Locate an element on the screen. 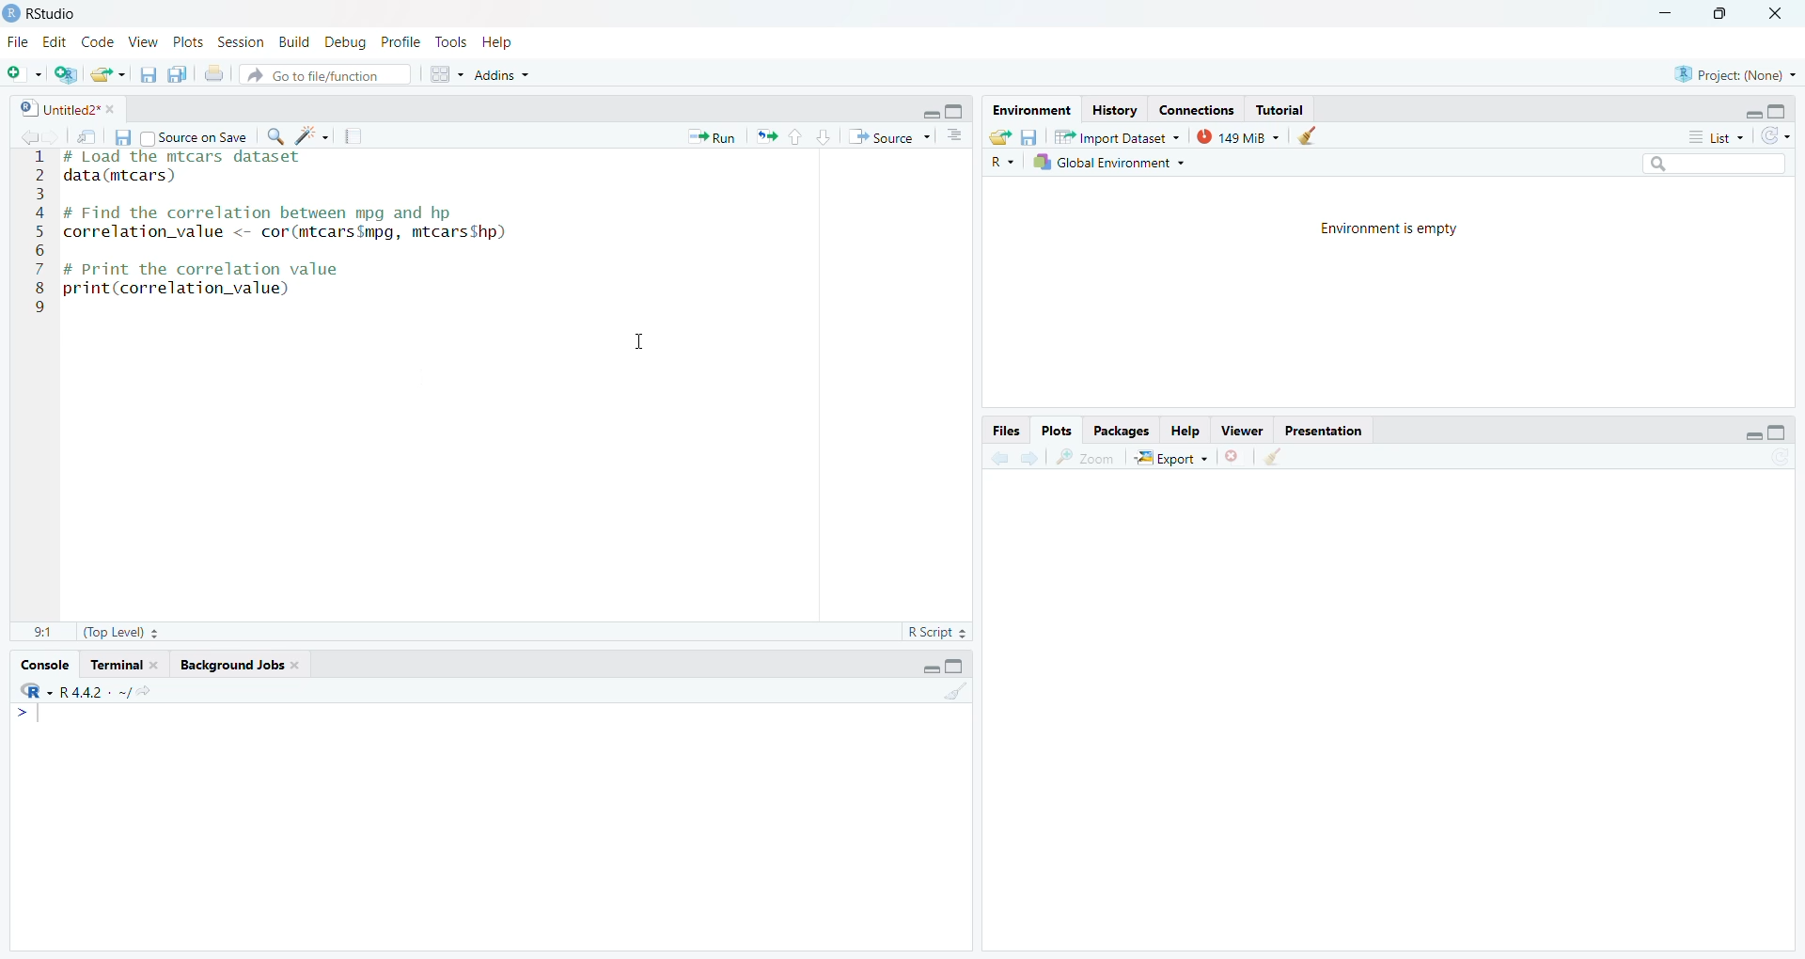  File is located at coordinates (15, 45).